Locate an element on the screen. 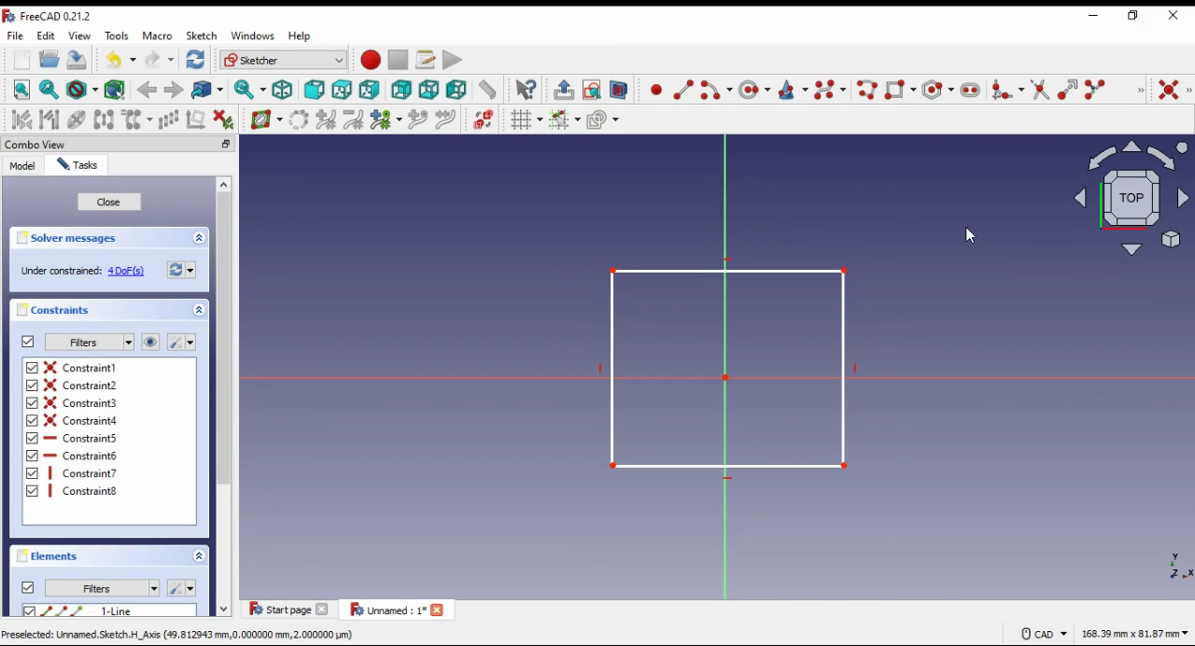 Image resolution: width=1195 pixels, height=646 pixels. create arc is located at coordinates (716, 90).